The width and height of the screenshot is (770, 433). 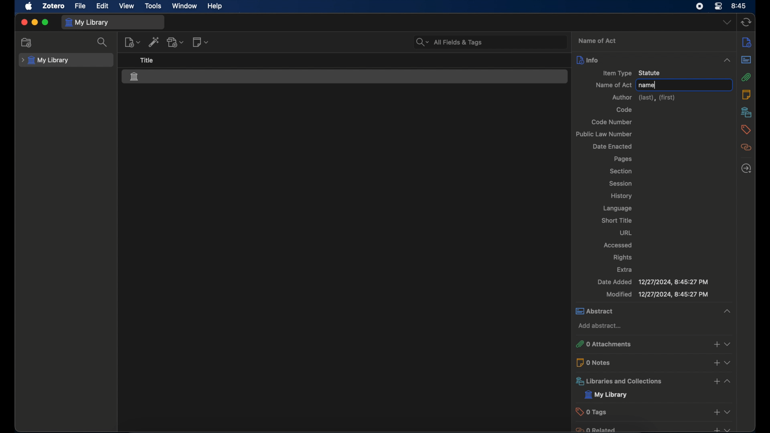 I want to click on public law number, so click(x=604, y=134).